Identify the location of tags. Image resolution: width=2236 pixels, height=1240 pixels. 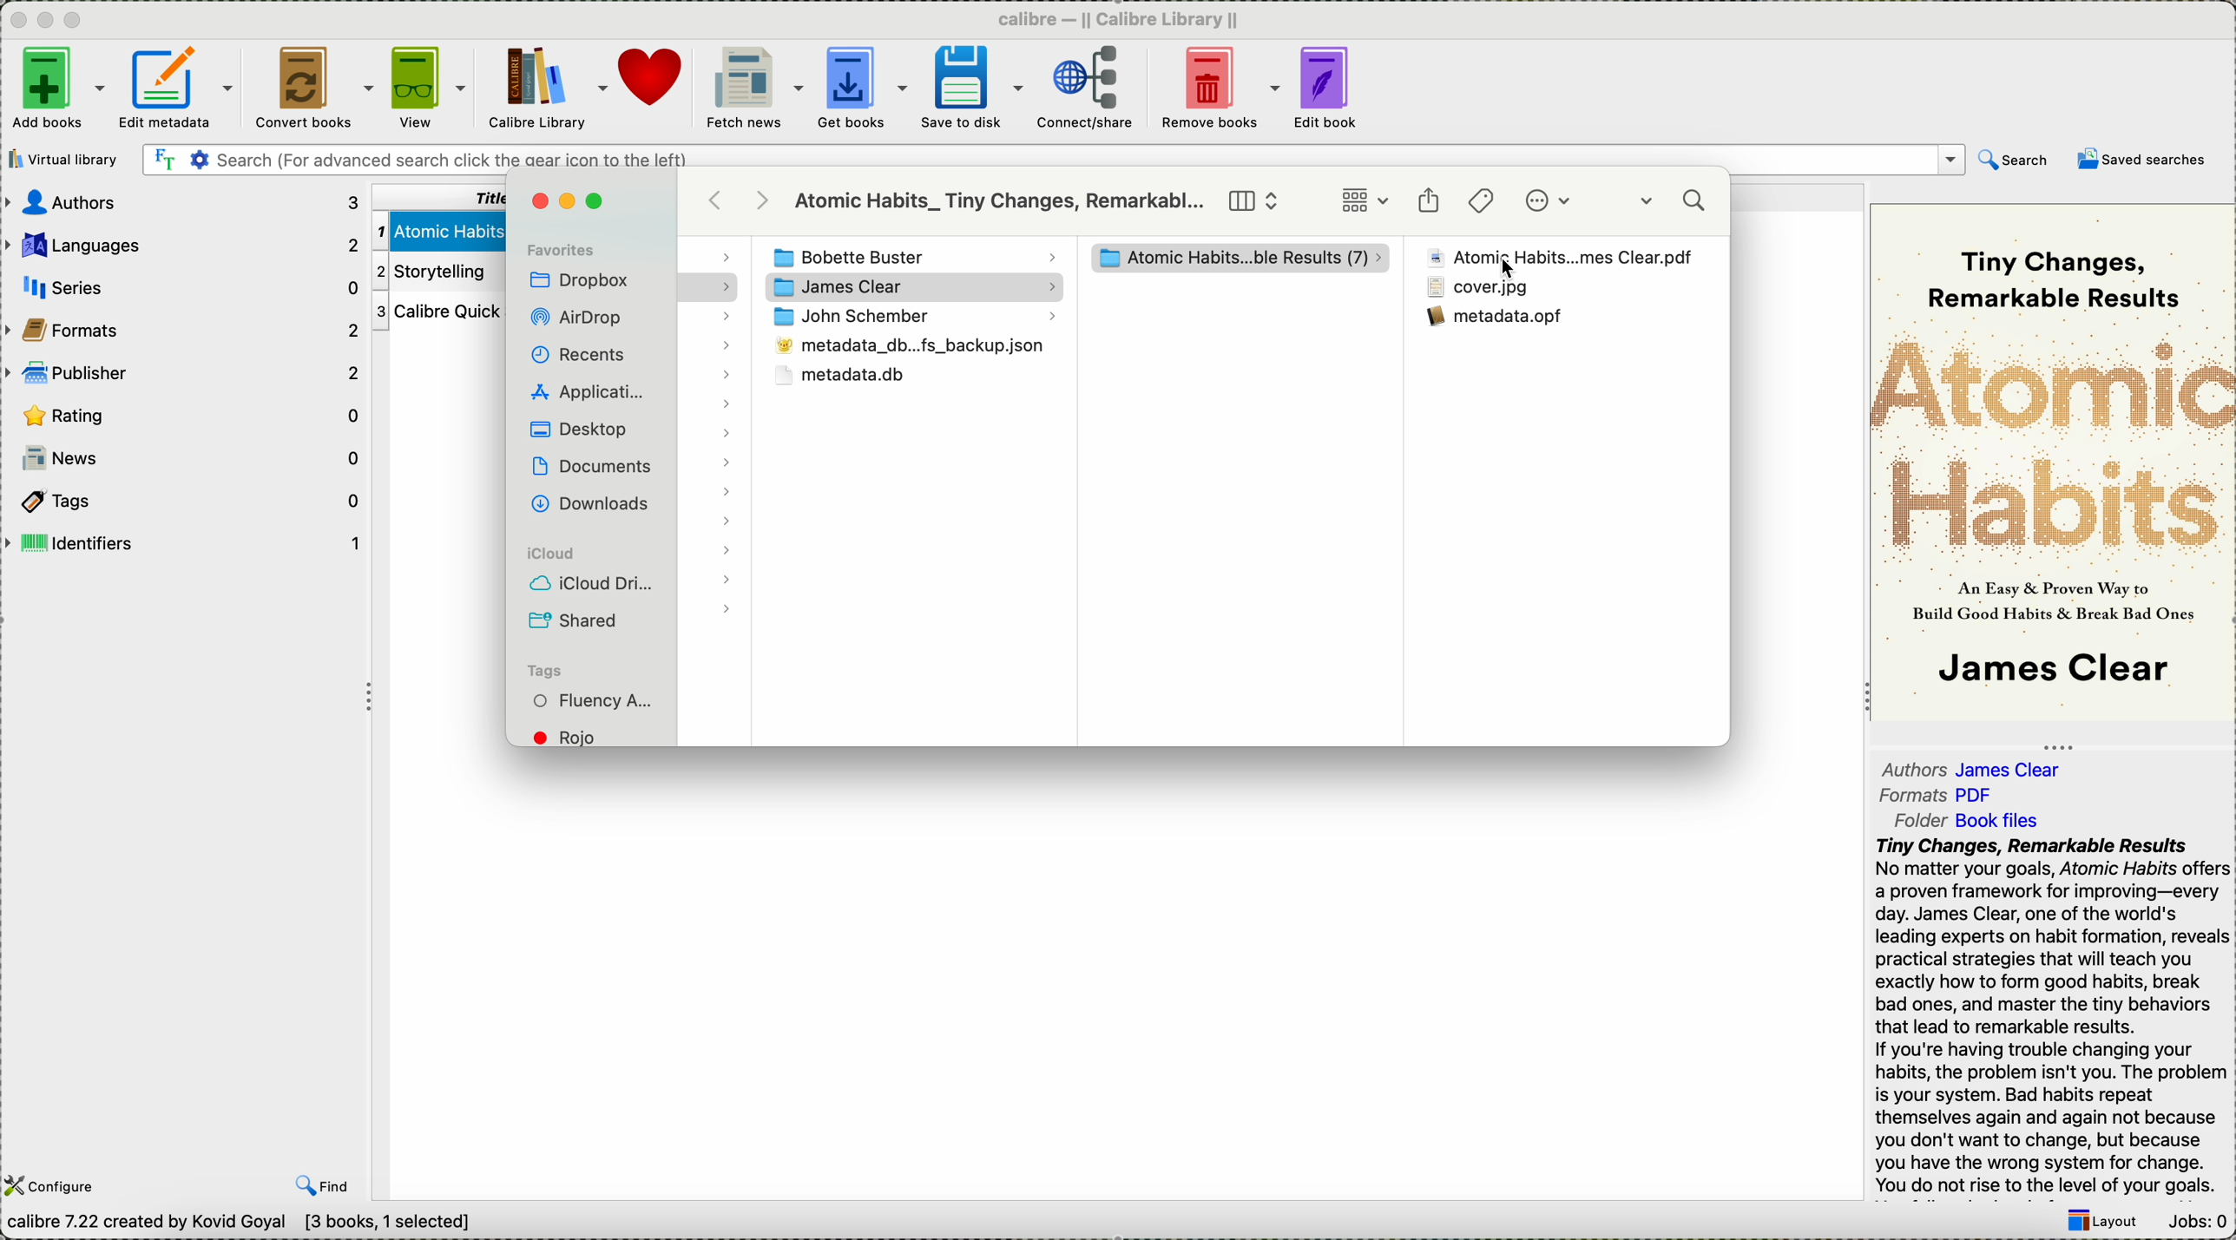
(544, 671).